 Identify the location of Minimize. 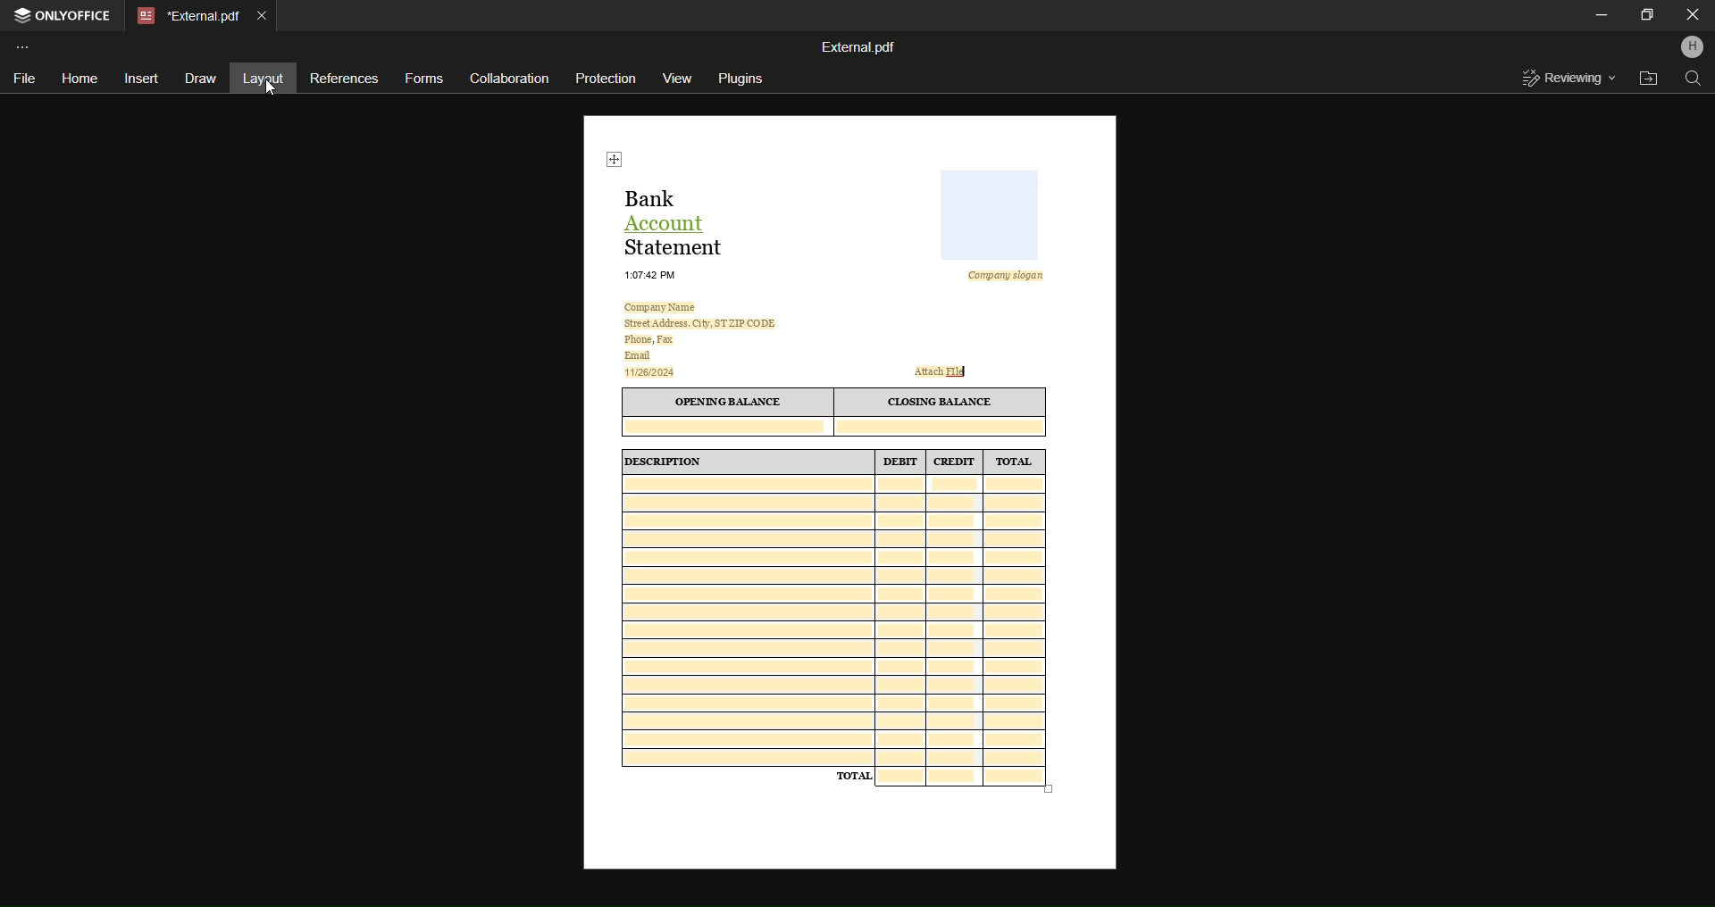
(1594, 17).